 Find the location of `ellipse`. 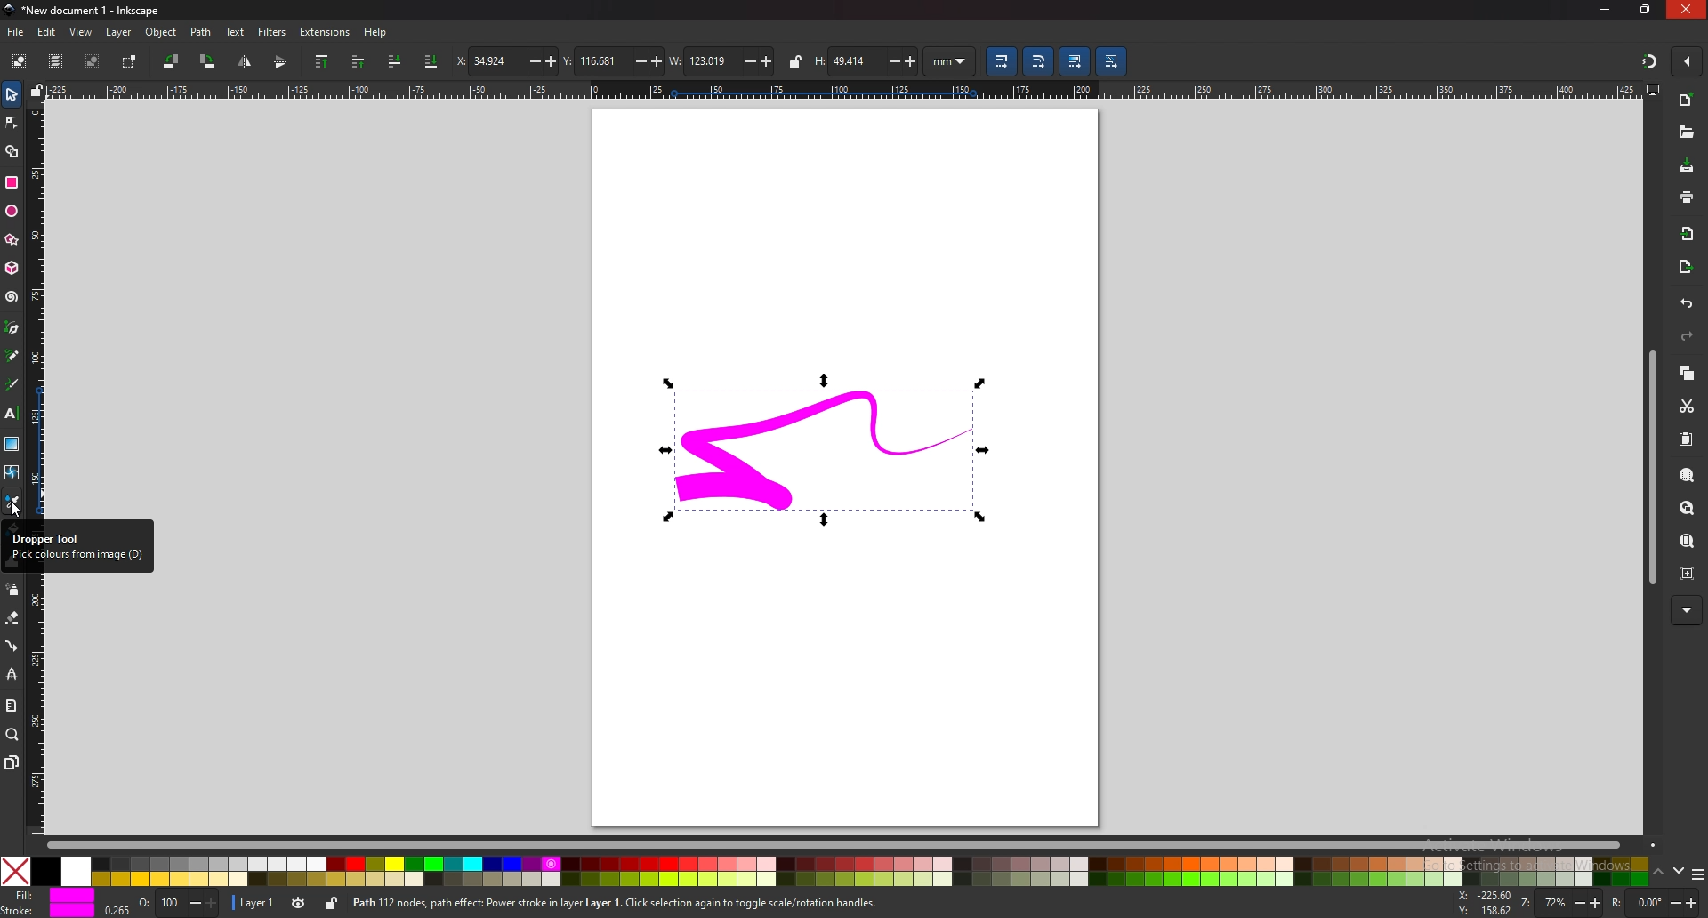

ellipse is located at coordinates (12, 212).